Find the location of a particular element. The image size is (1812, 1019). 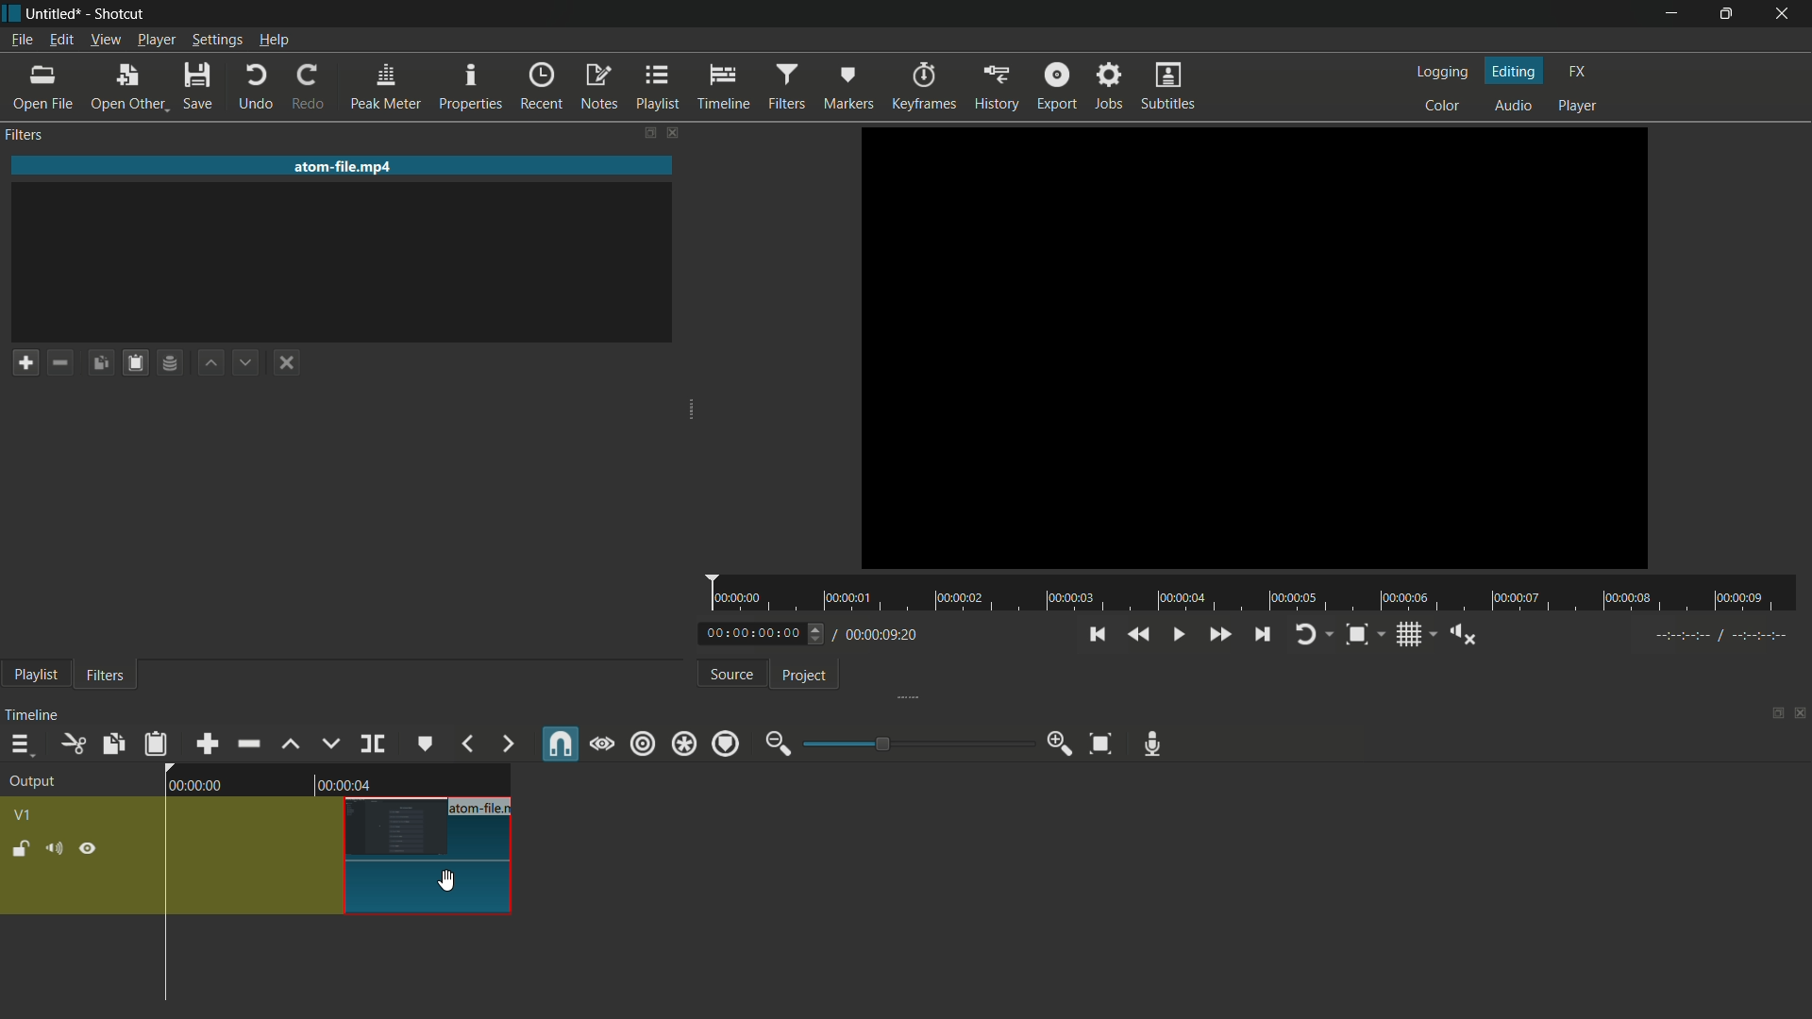

overwrite is located at coordinates (327, 744).